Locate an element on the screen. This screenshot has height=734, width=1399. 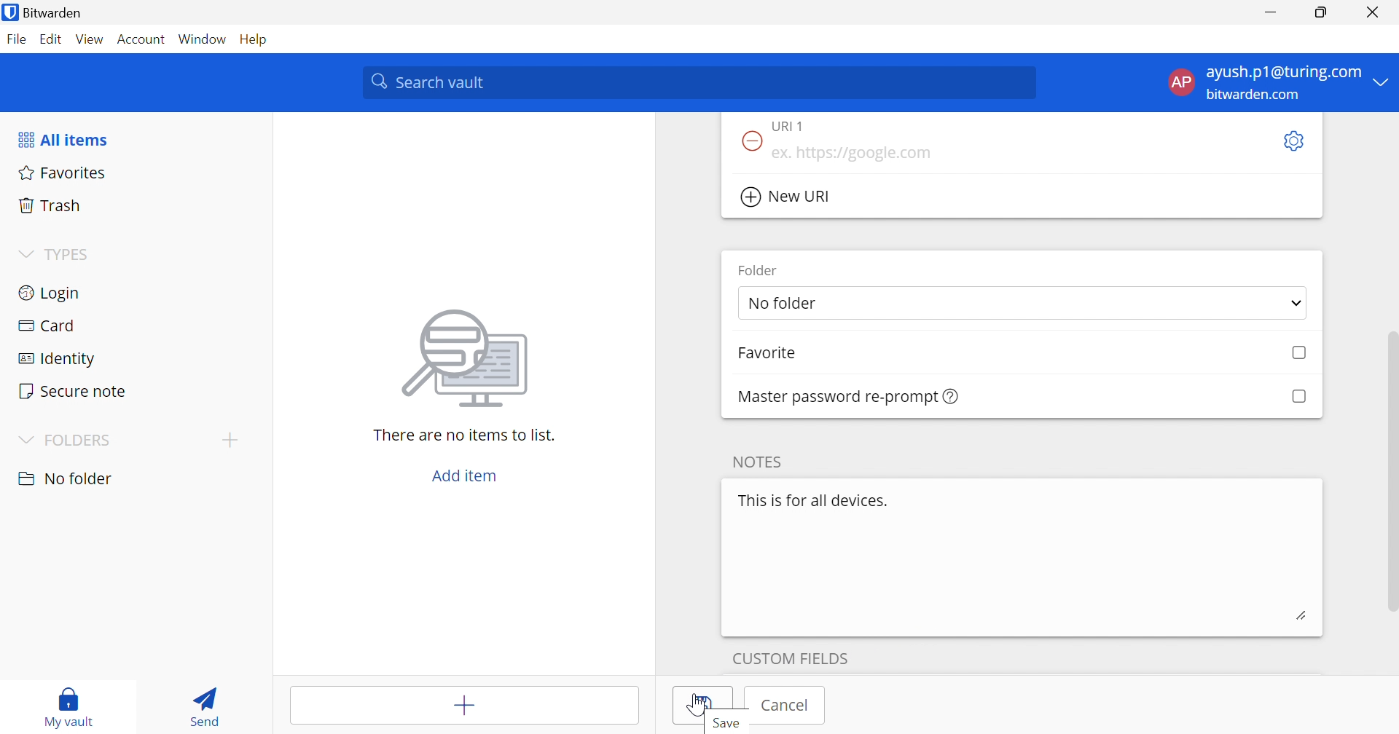
Window is located at coordinates (204, 40).